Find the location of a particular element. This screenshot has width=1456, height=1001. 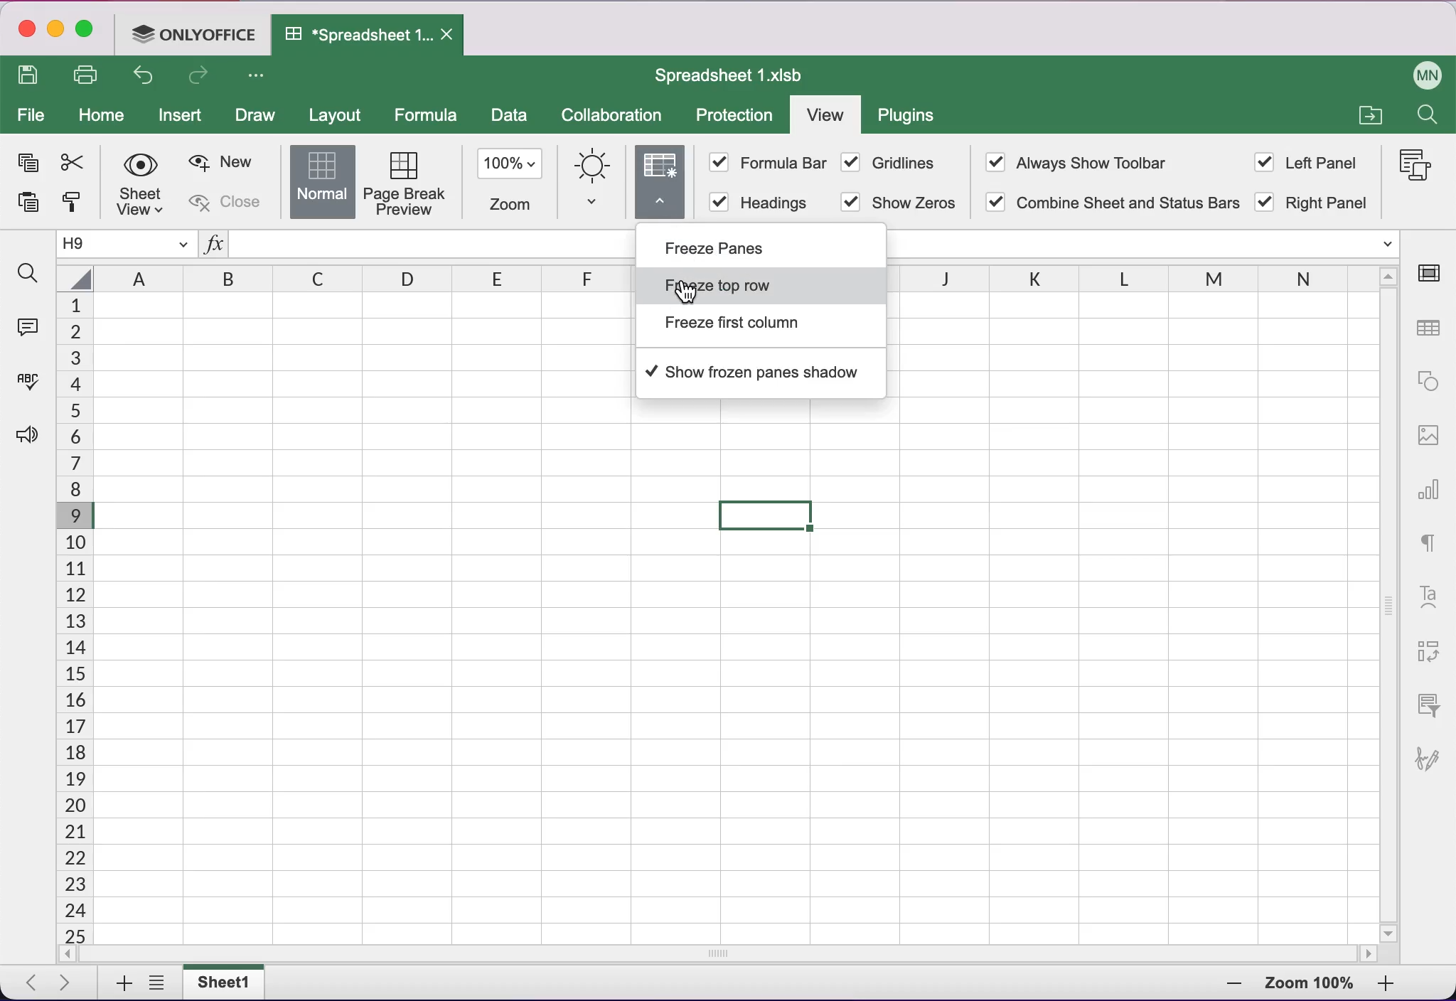

redo is located at coordinates (205, 77).